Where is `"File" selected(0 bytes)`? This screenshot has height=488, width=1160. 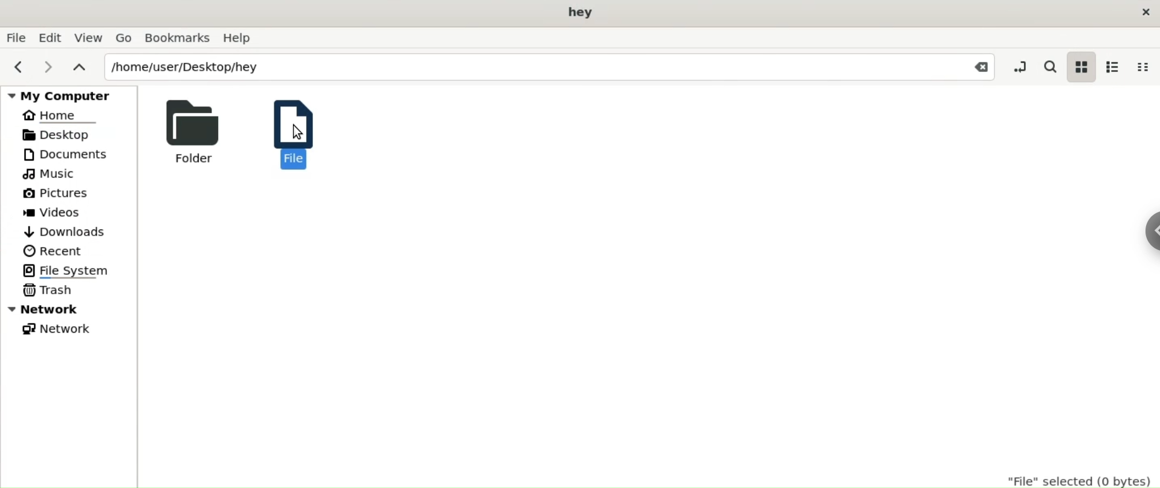
"File" selected(0 bytes) is located at coordinates (1077, 477).